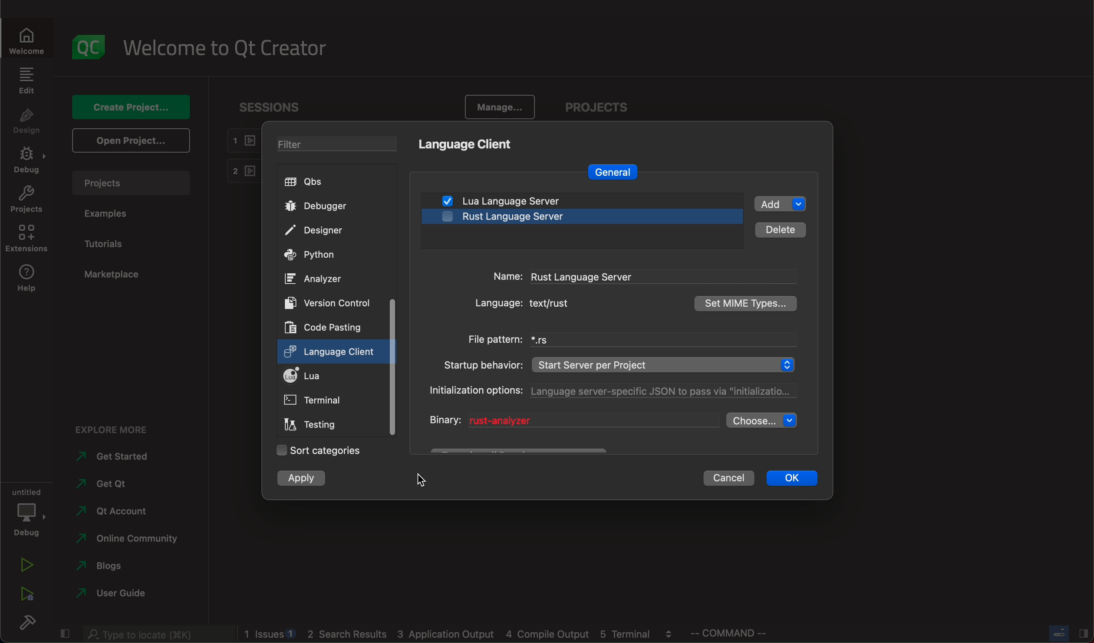 The height and width of the screenshot is (643, 1094). What do you see at coordinates (132, 541) in the screenshot?
I see `community` at bounding box center [132, 541].